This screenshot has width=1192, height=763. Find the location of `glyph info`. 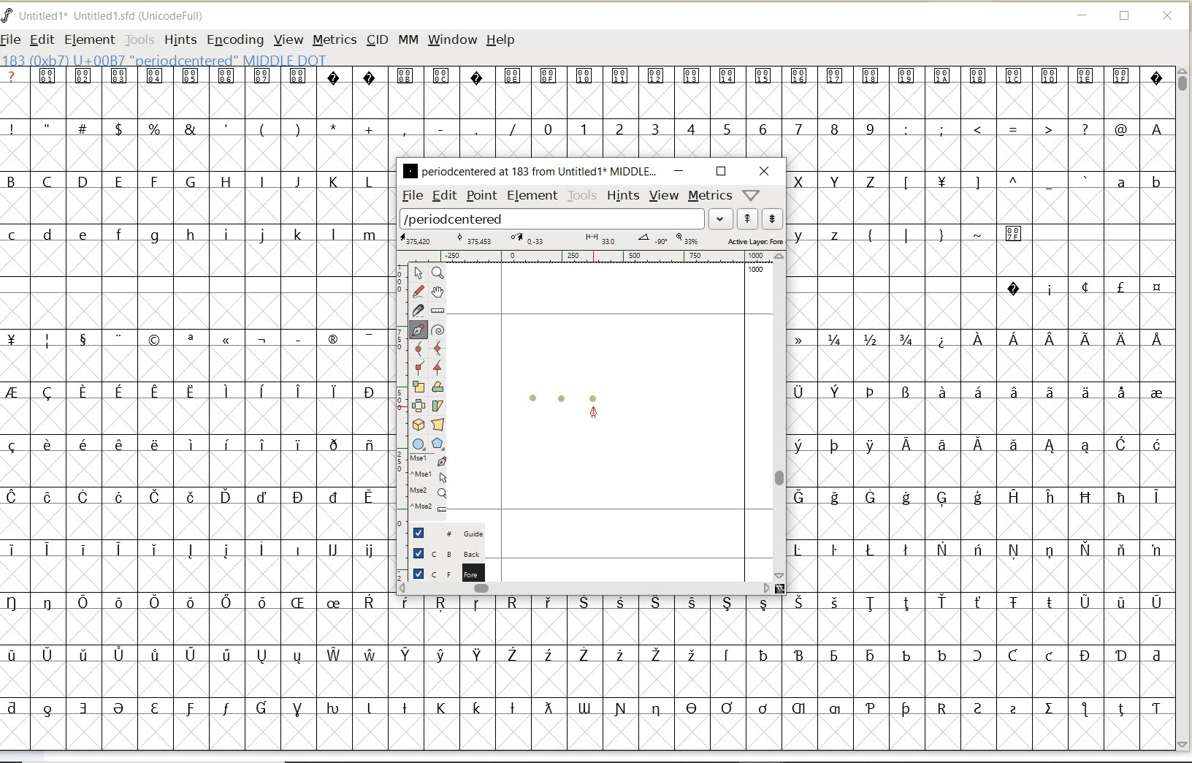

glyph info is located at coordinates (166, 61).